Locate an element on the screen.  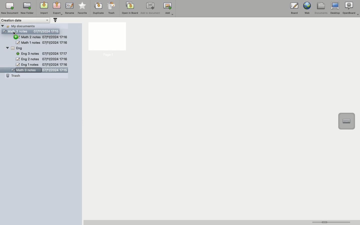
Open in board is located at coordinates (130, 8).